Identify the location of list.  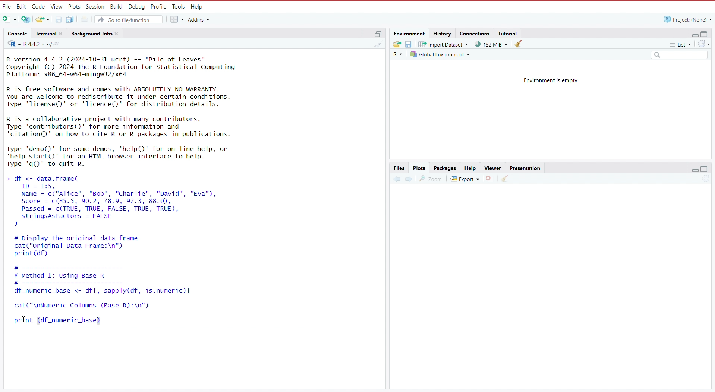
(683, 44).